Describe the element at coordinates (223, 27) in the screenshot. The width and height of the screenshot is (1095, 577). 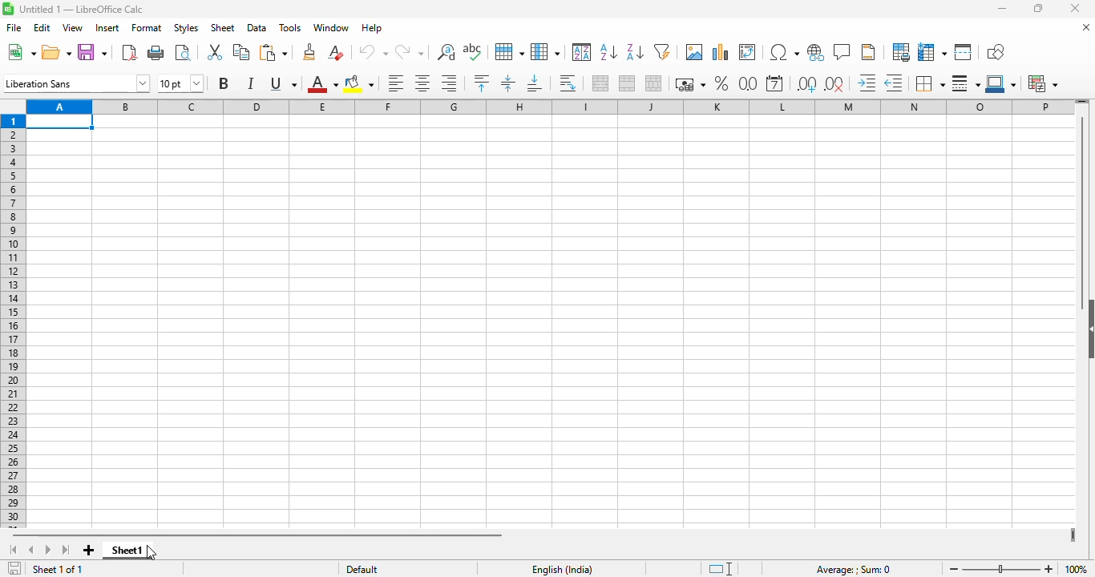
I see `sheet` at that location.